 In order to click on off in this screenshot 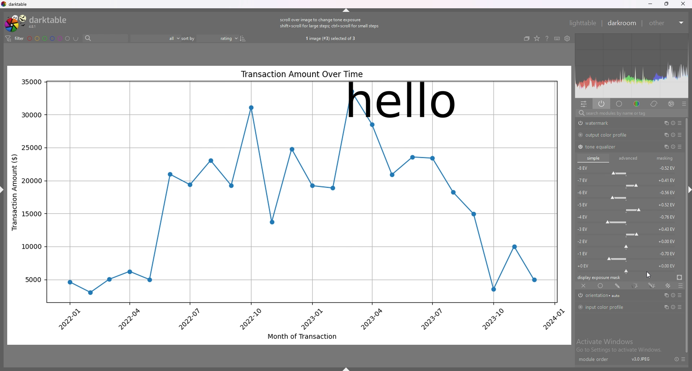, I will do `click(584, 286)`.